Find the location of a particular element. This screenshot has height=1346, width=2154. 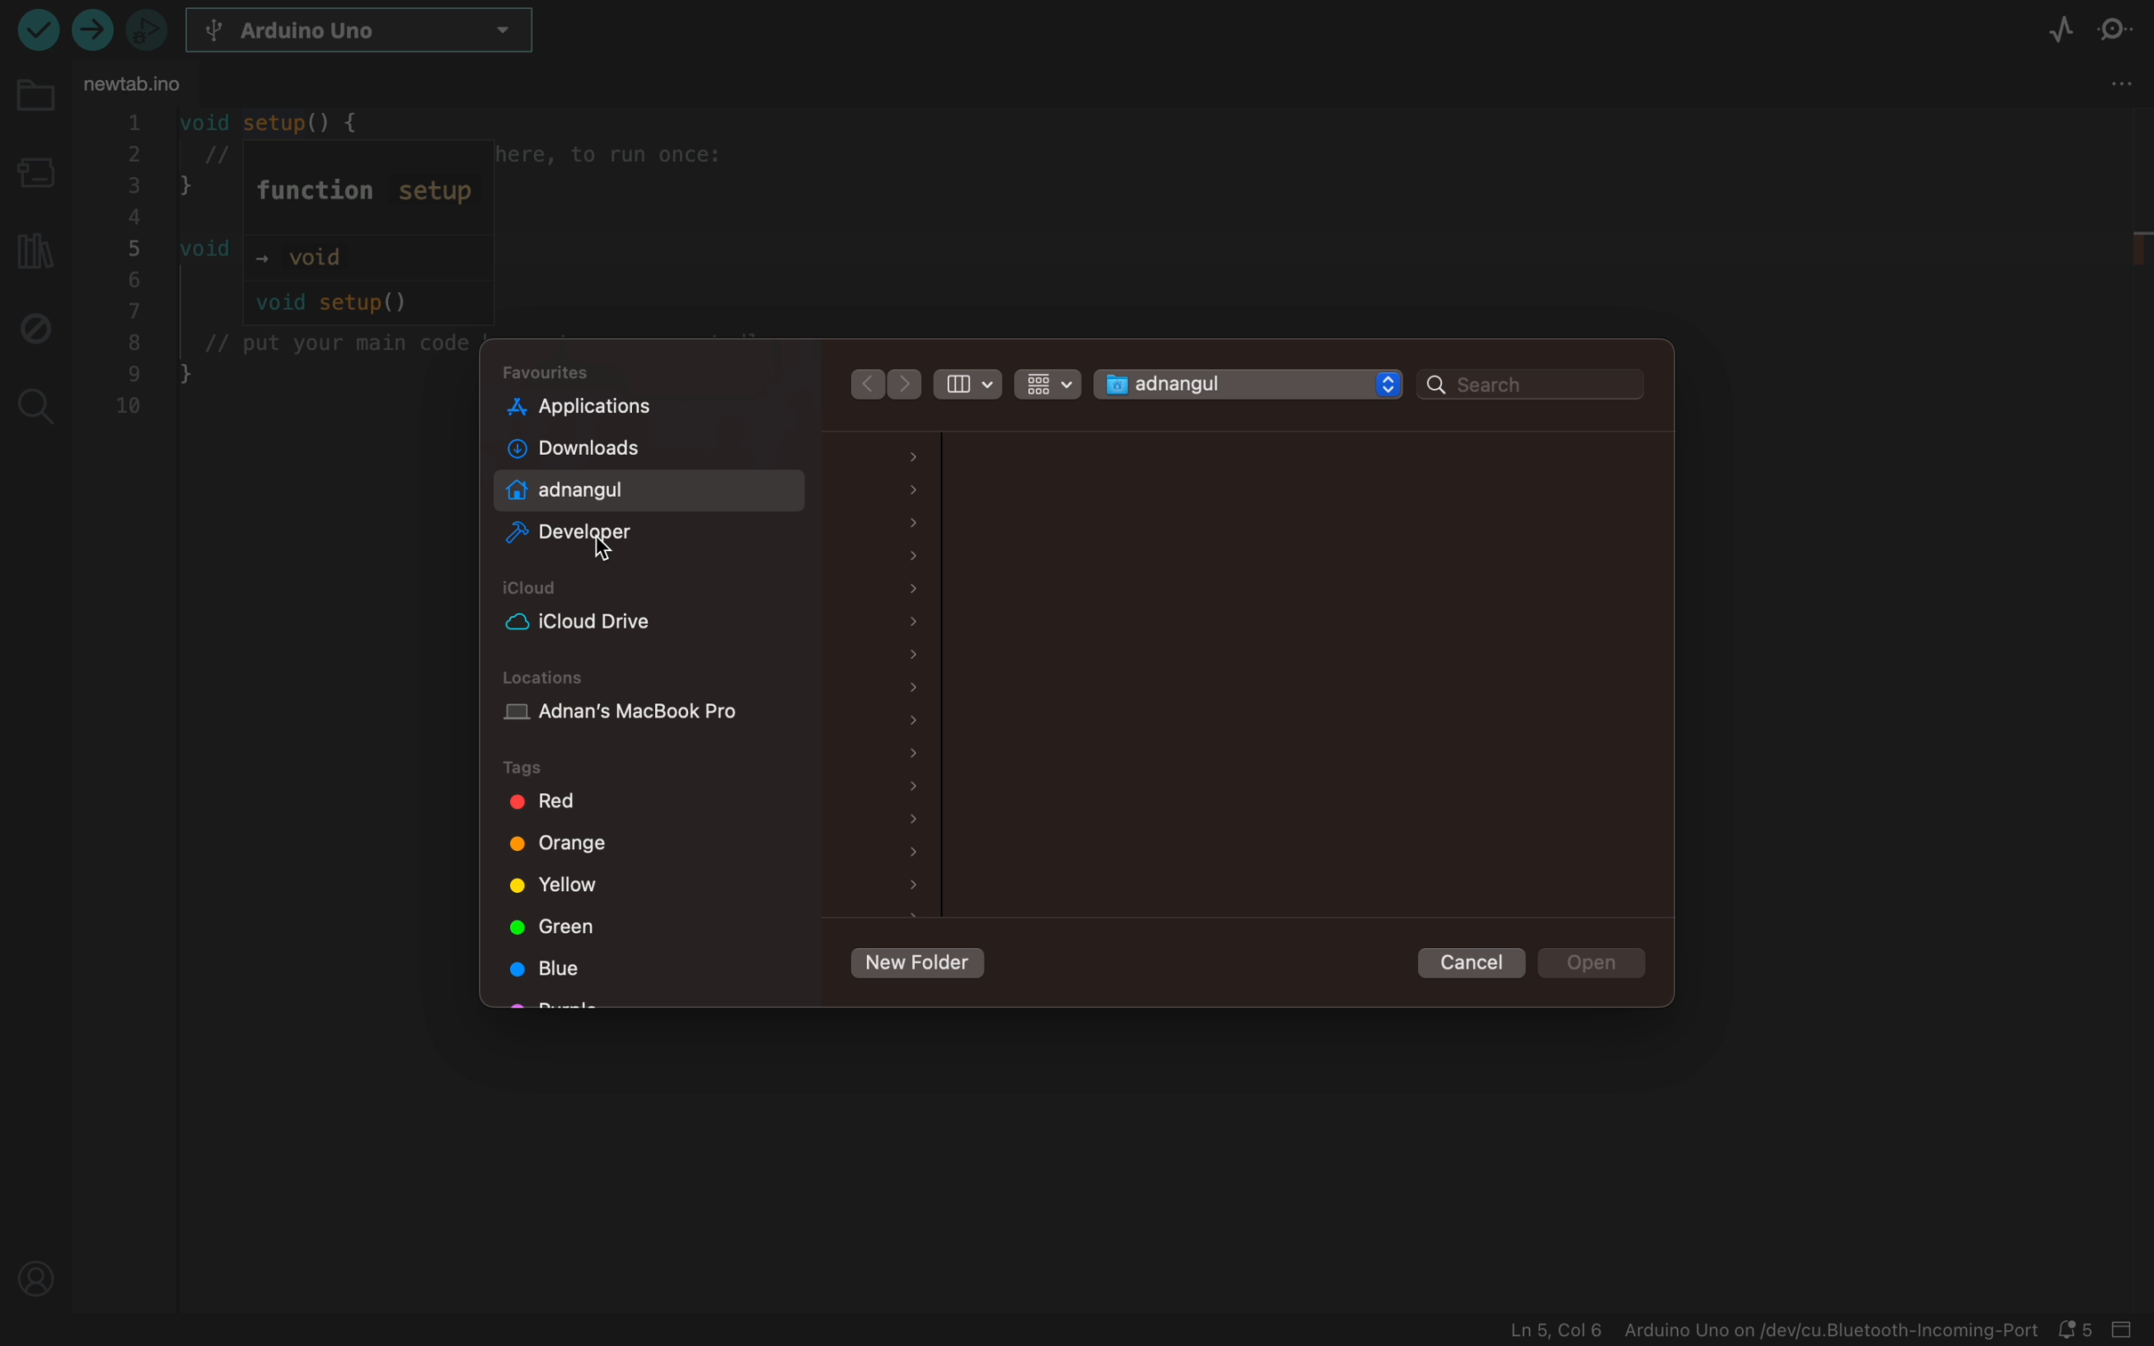

serial monitor is located at coordinates (2123, 31).